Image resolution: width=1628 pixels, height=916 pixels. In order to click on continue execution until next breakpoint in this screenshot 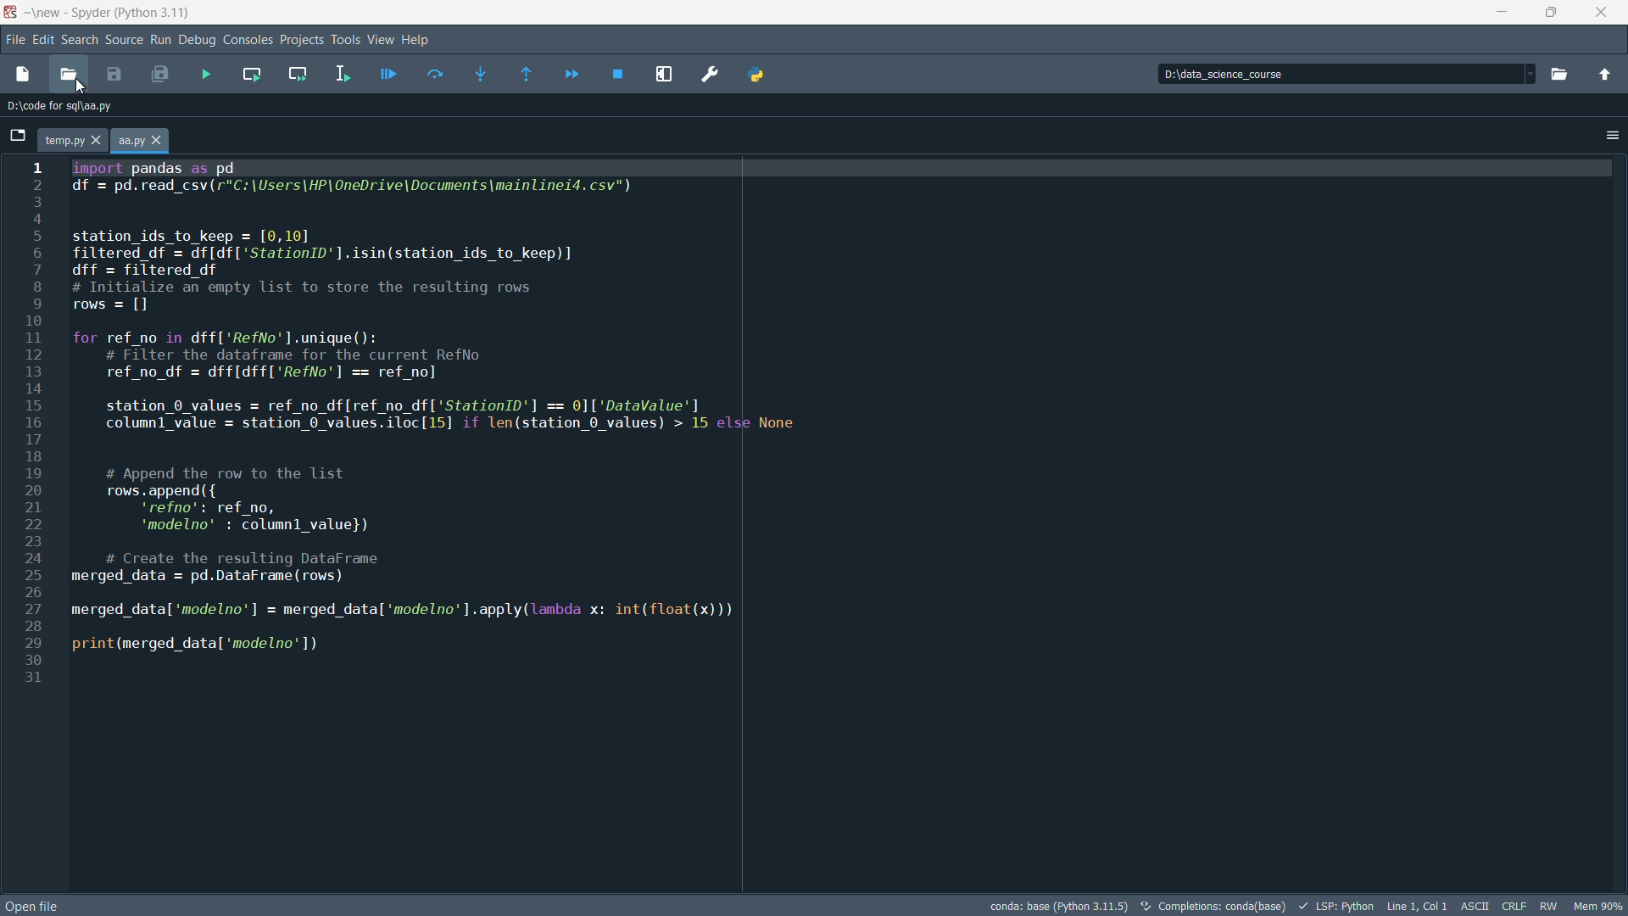, I will do `click(569, 73)`.